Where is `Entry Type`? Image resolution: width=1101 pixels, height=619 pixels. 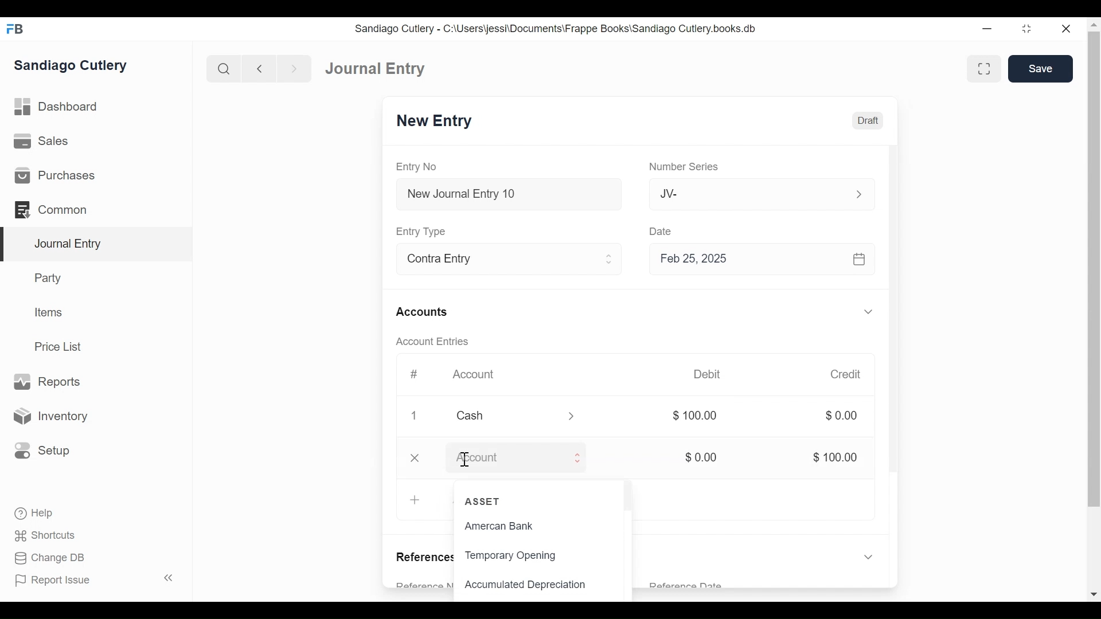 Entry Type is located at coordinates (425, 230).